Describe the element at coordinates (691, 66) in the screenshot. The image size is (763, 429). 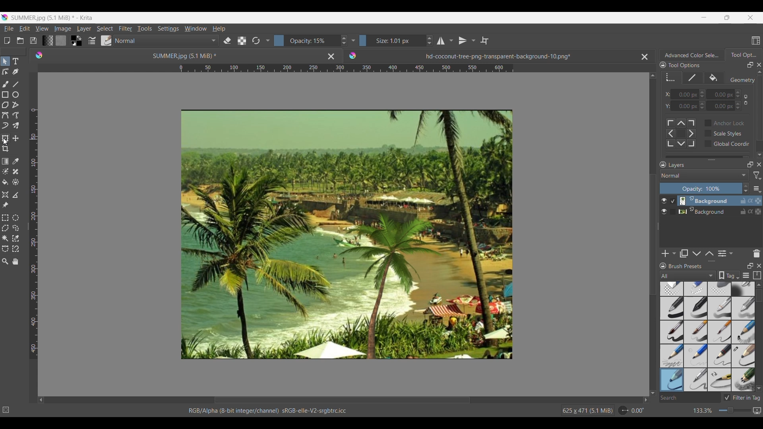
I see `Tool Options` at that location.